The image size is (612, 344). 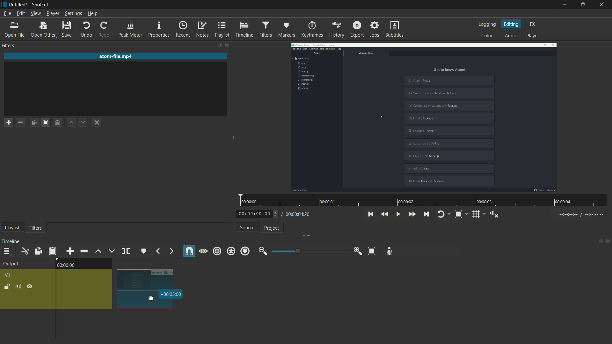 I want to click on File Name, so click(x=164, y=271).